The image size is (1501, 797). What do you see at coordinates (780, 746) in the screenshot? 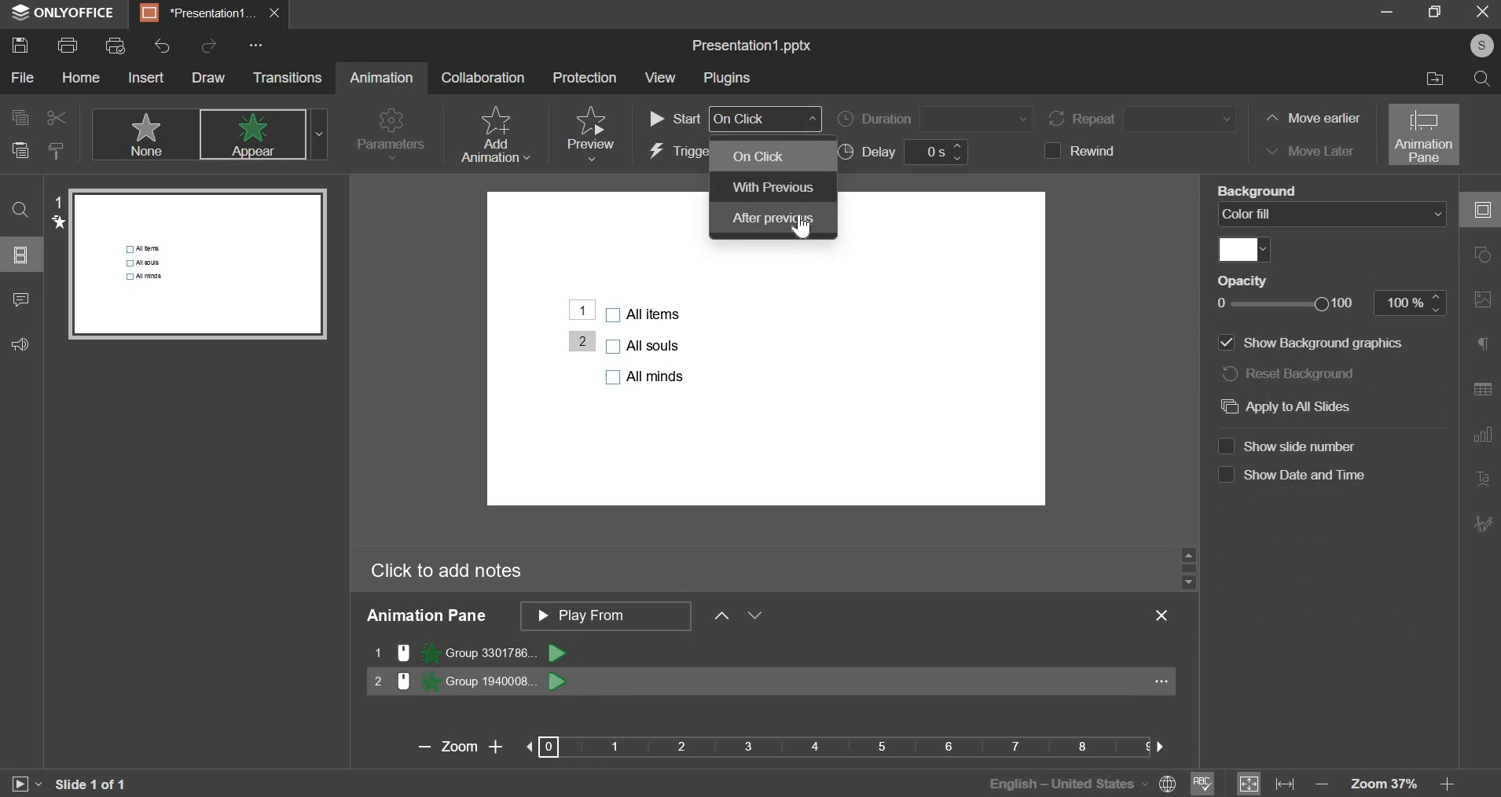
I see `zoom` at bounding box center [780, 746].